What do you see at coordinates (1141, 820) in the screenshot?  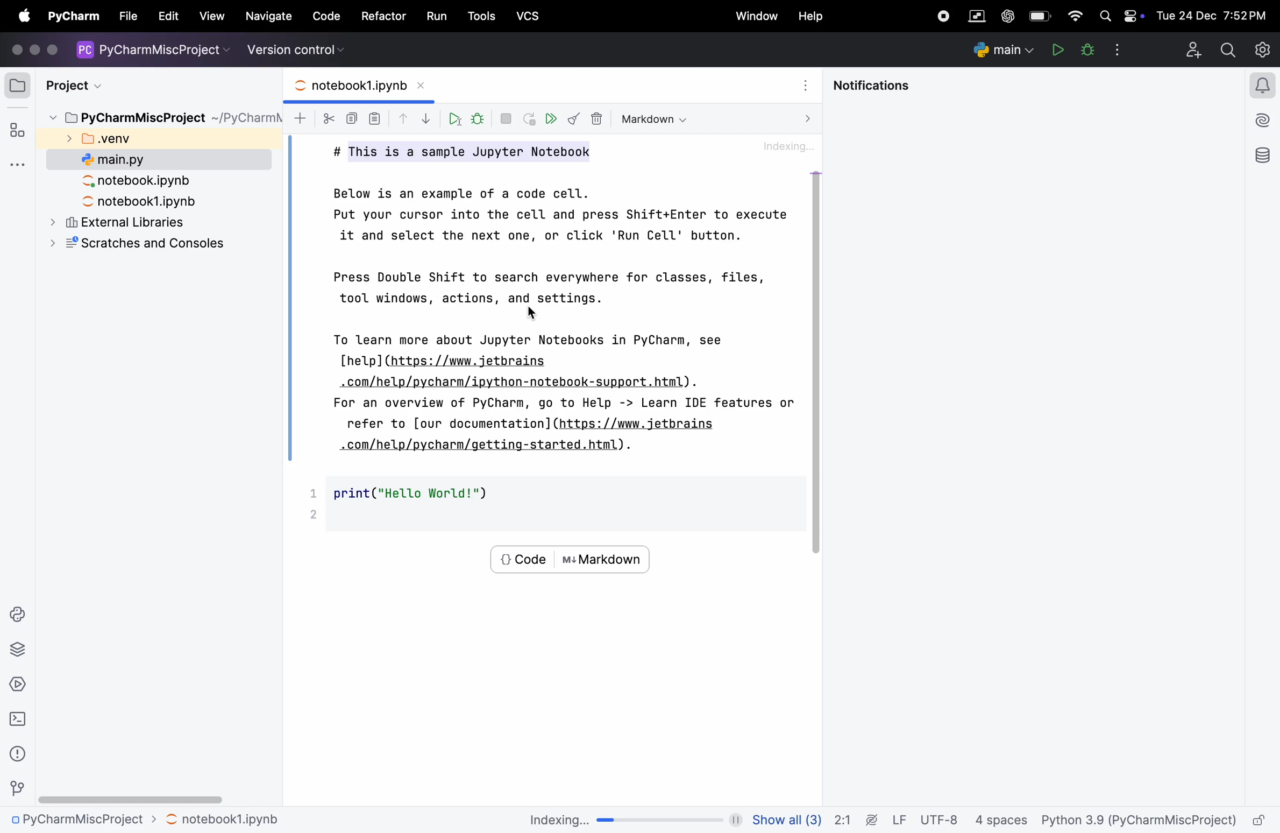 I see `Python 3.9 (PyCharmMiscProject)` at bounding box center [1141, 820].